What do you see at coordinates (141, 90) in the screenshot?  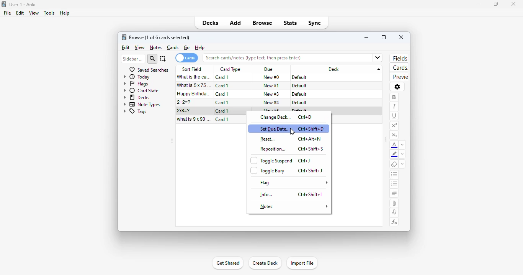 I see `card state` at bounding box center [141, 90].